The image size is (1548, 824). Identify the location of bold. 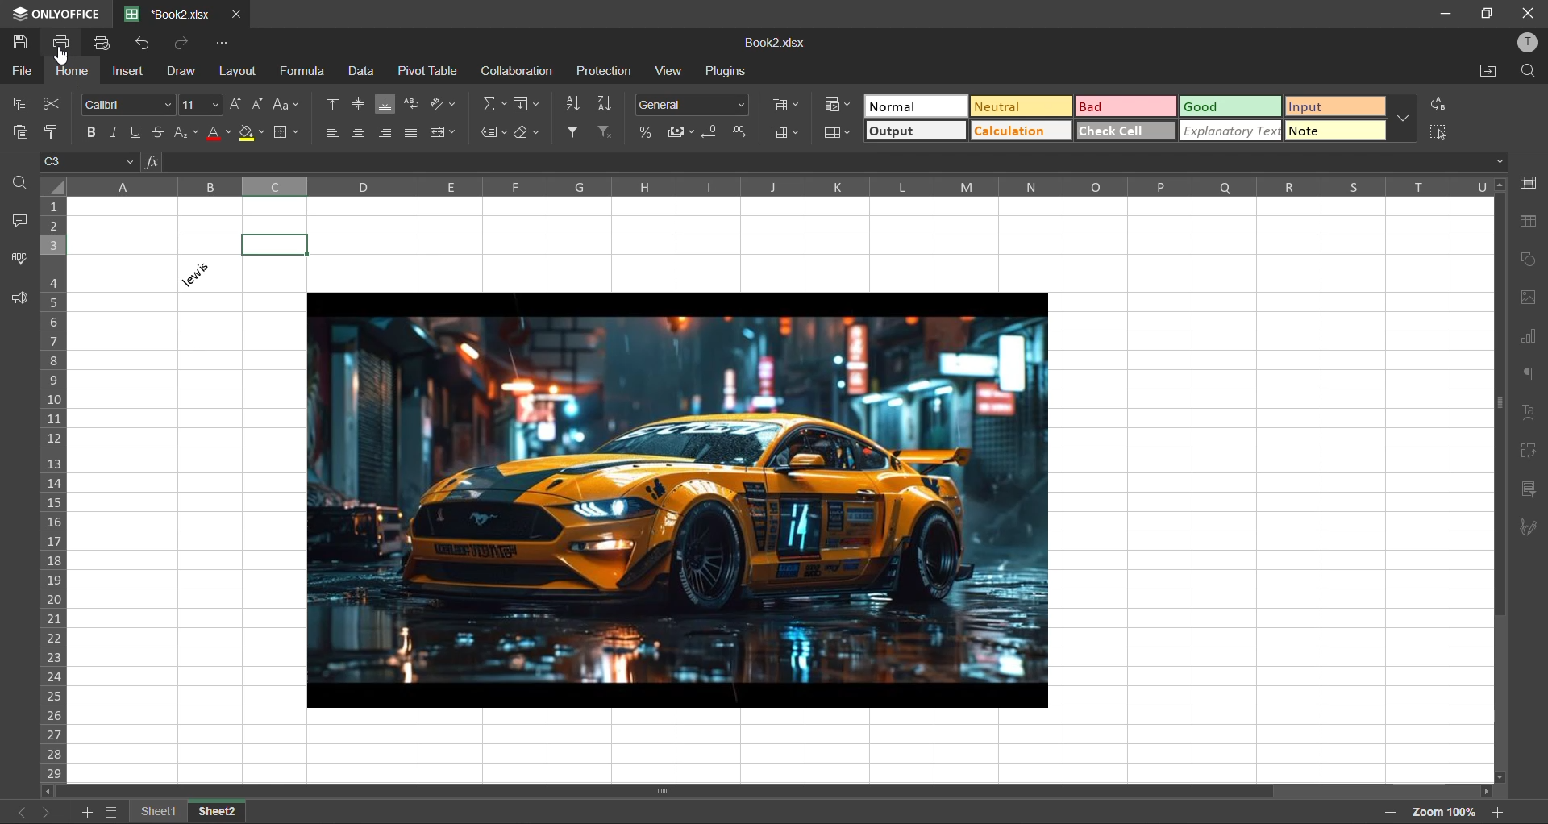
(94, 133).